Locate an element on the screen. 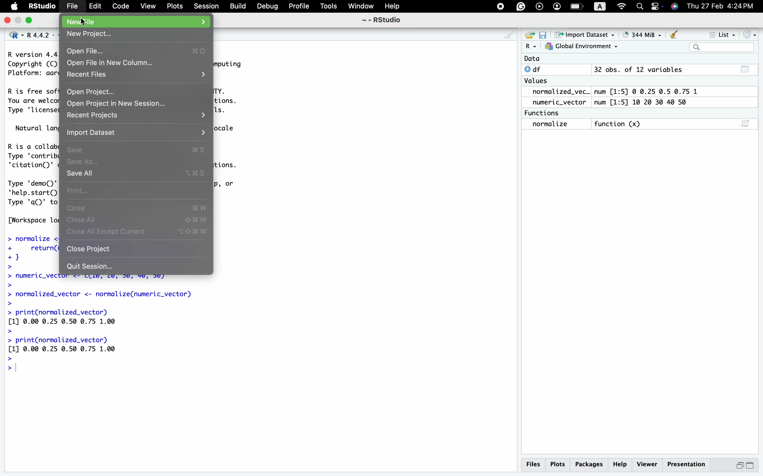 Image resolution: width=763 pixels, height=476 pixels. File is located at coordinates (71, 7).